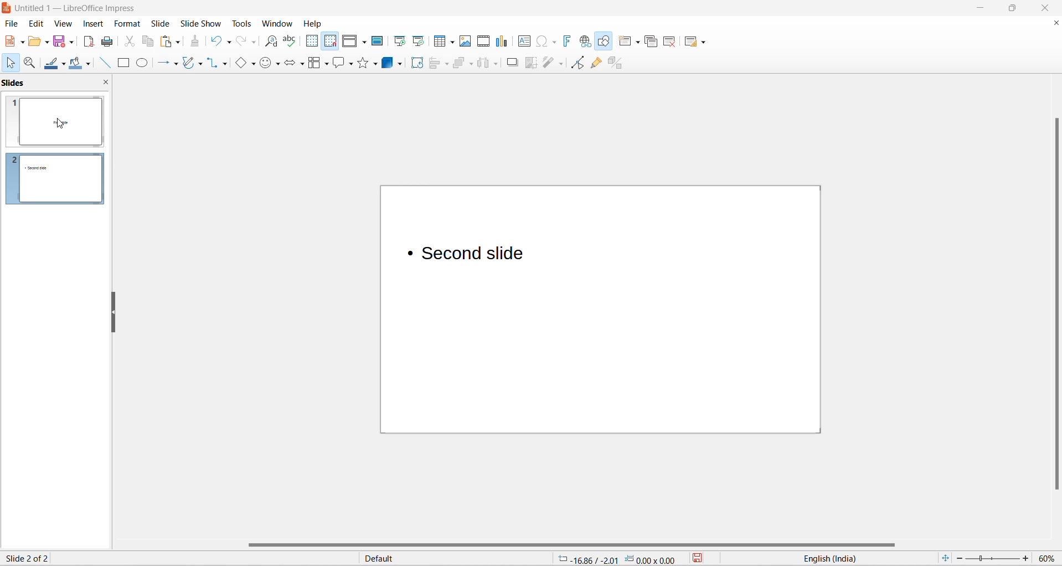 This screenshot has width=1062, height=566. What do you see at coordinates (8, 41) in the screenshot?
I see `new file` at bounding box center [8, 41].